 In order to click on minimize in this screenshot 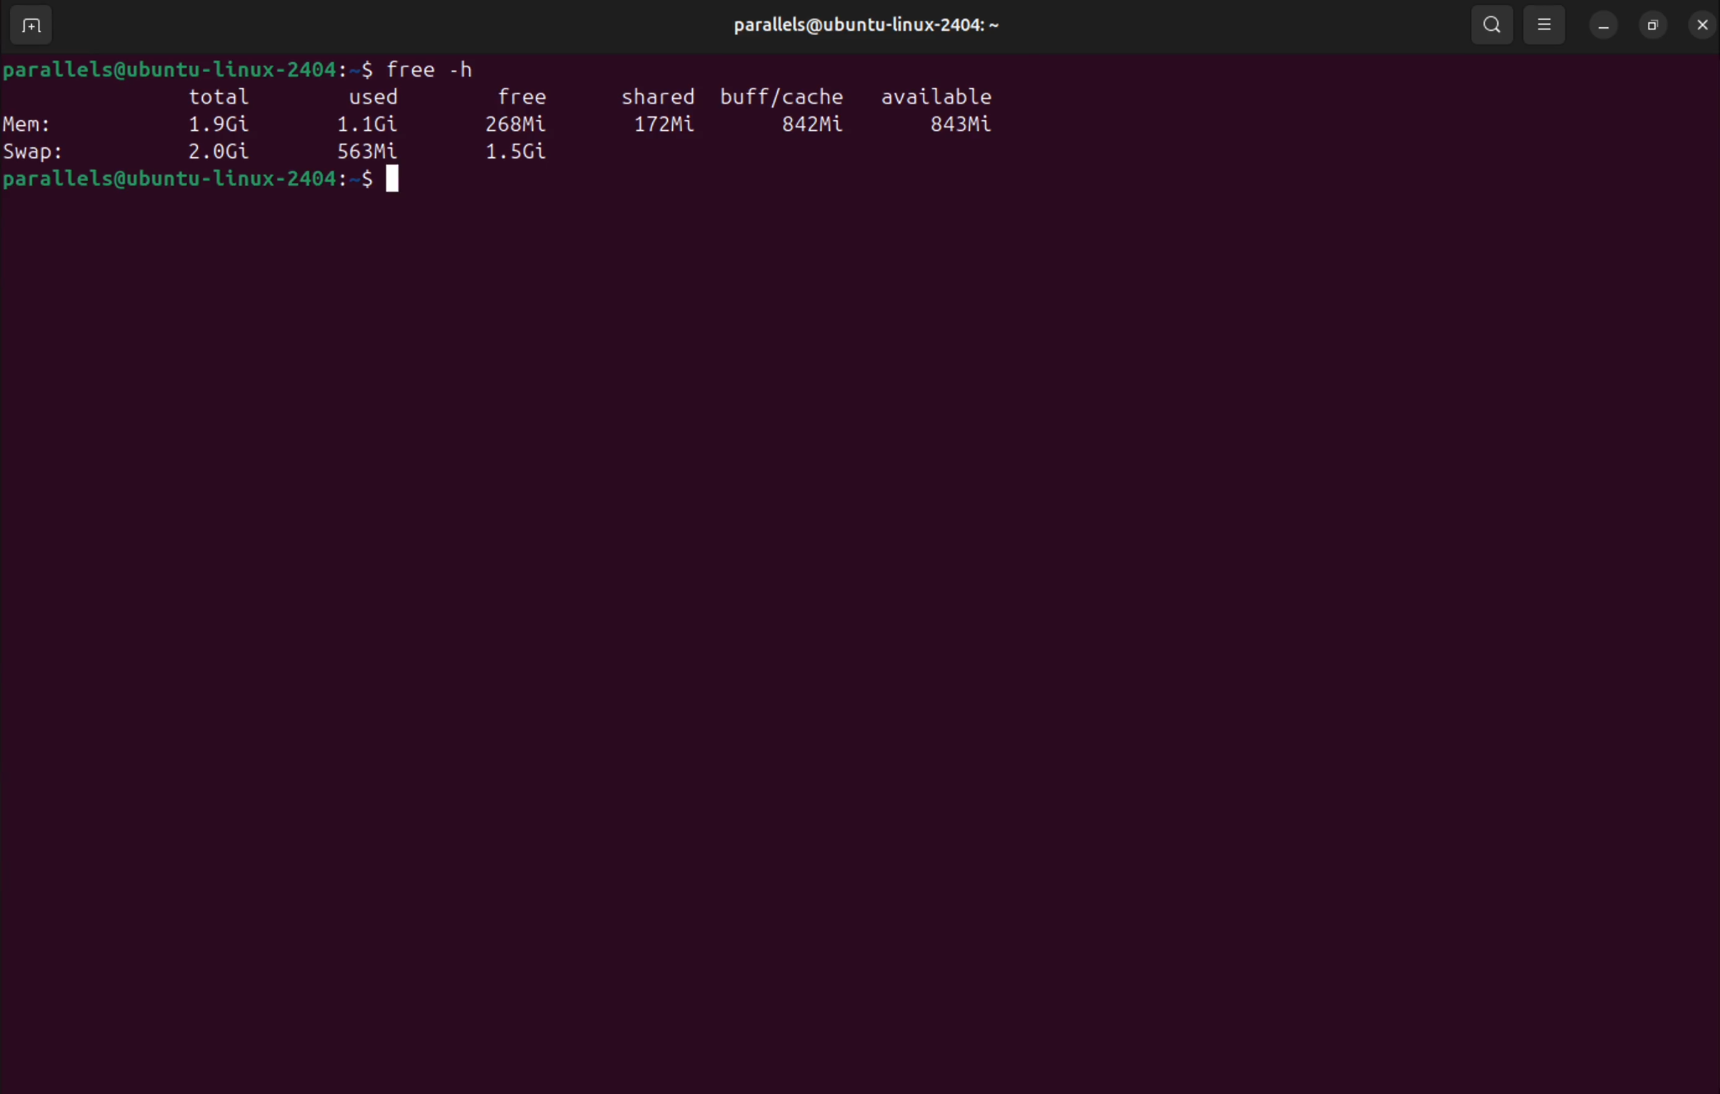, I will do `click(1602, 26)`.